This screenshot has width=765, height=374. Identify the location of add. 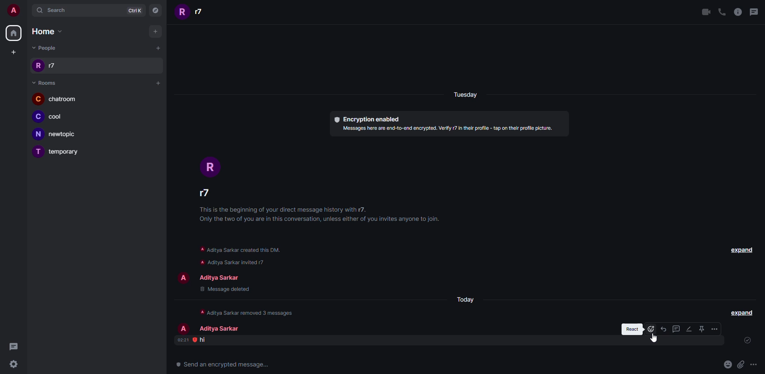
(157, 49).